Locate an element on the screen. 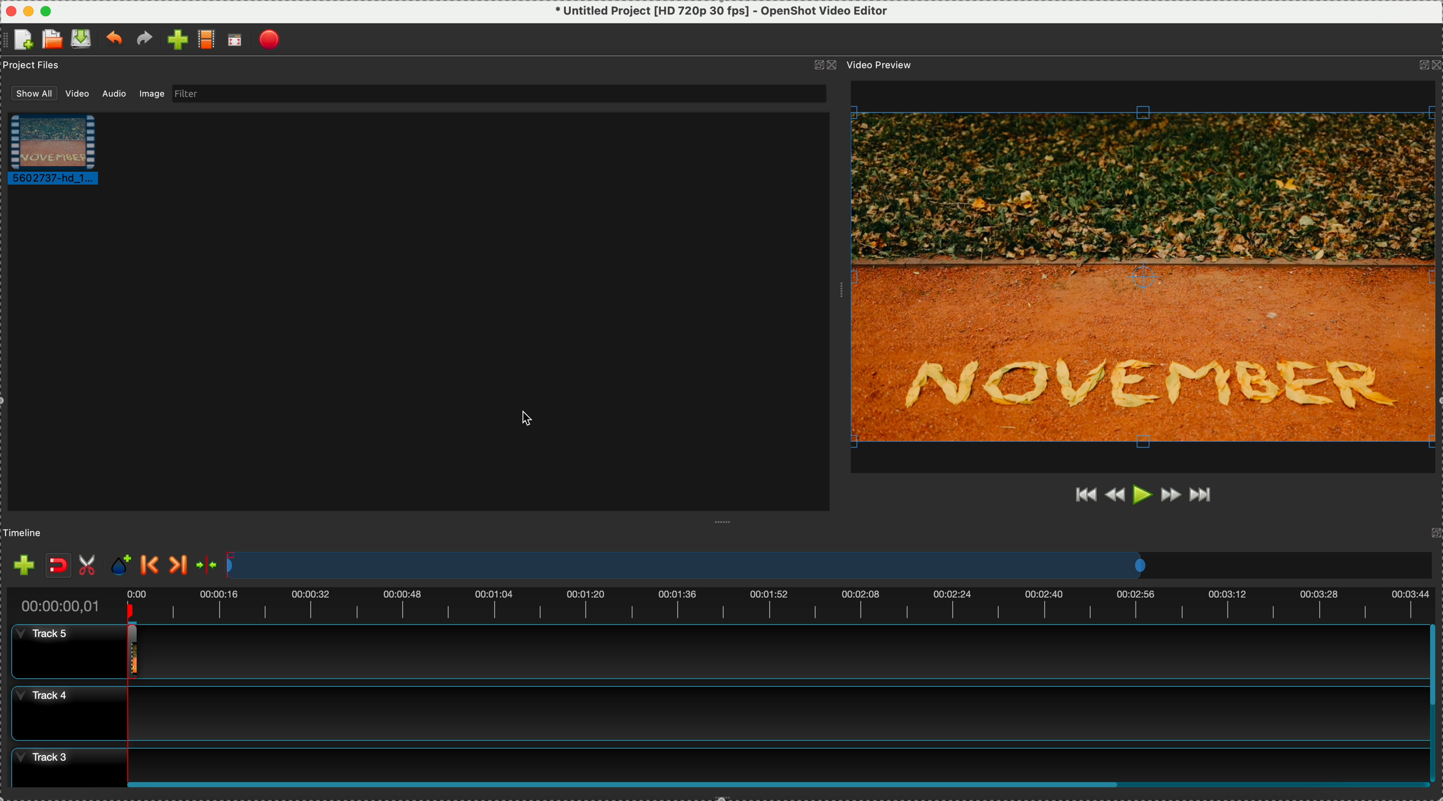  previous marker is located at coordinates (150, 565).